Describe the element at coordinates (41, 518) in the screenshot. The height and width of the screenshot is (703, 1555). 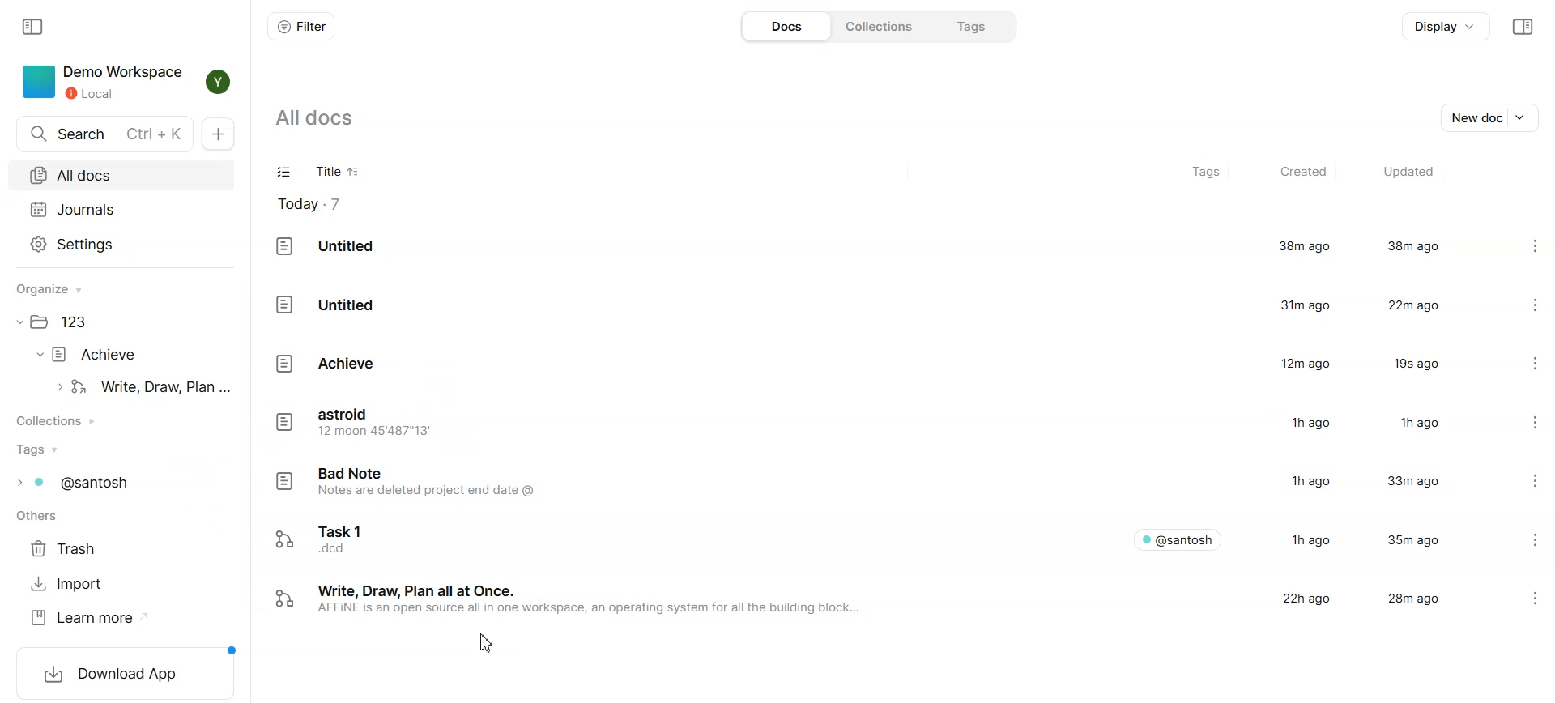
I see `Others` at that location.